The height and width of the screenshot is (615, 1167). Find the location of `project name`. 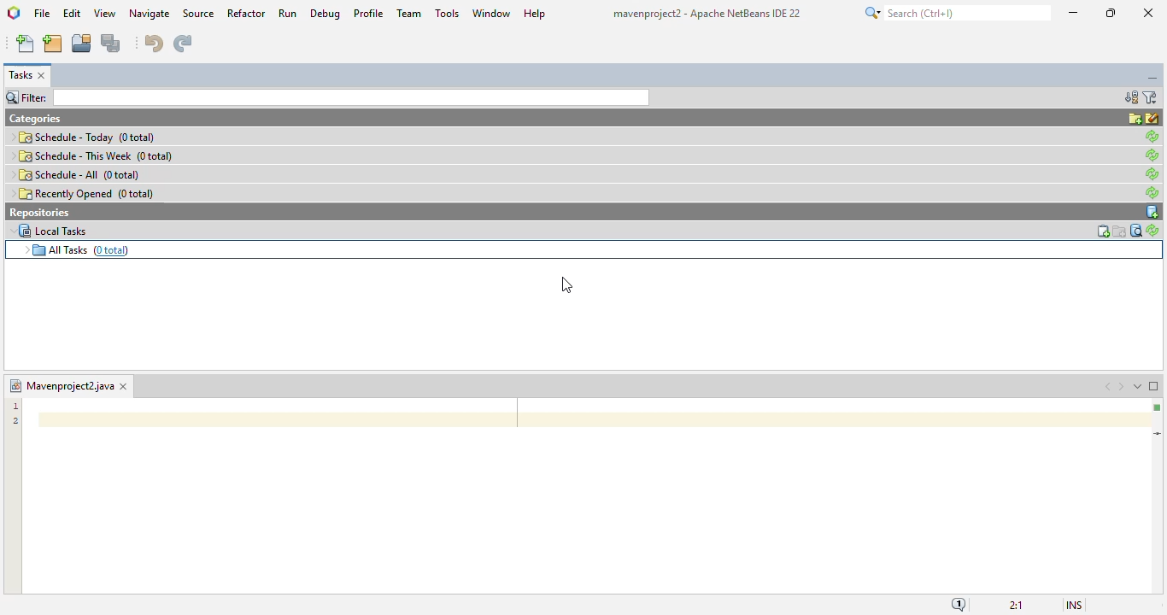

project name is located at coordinates (61, 385).